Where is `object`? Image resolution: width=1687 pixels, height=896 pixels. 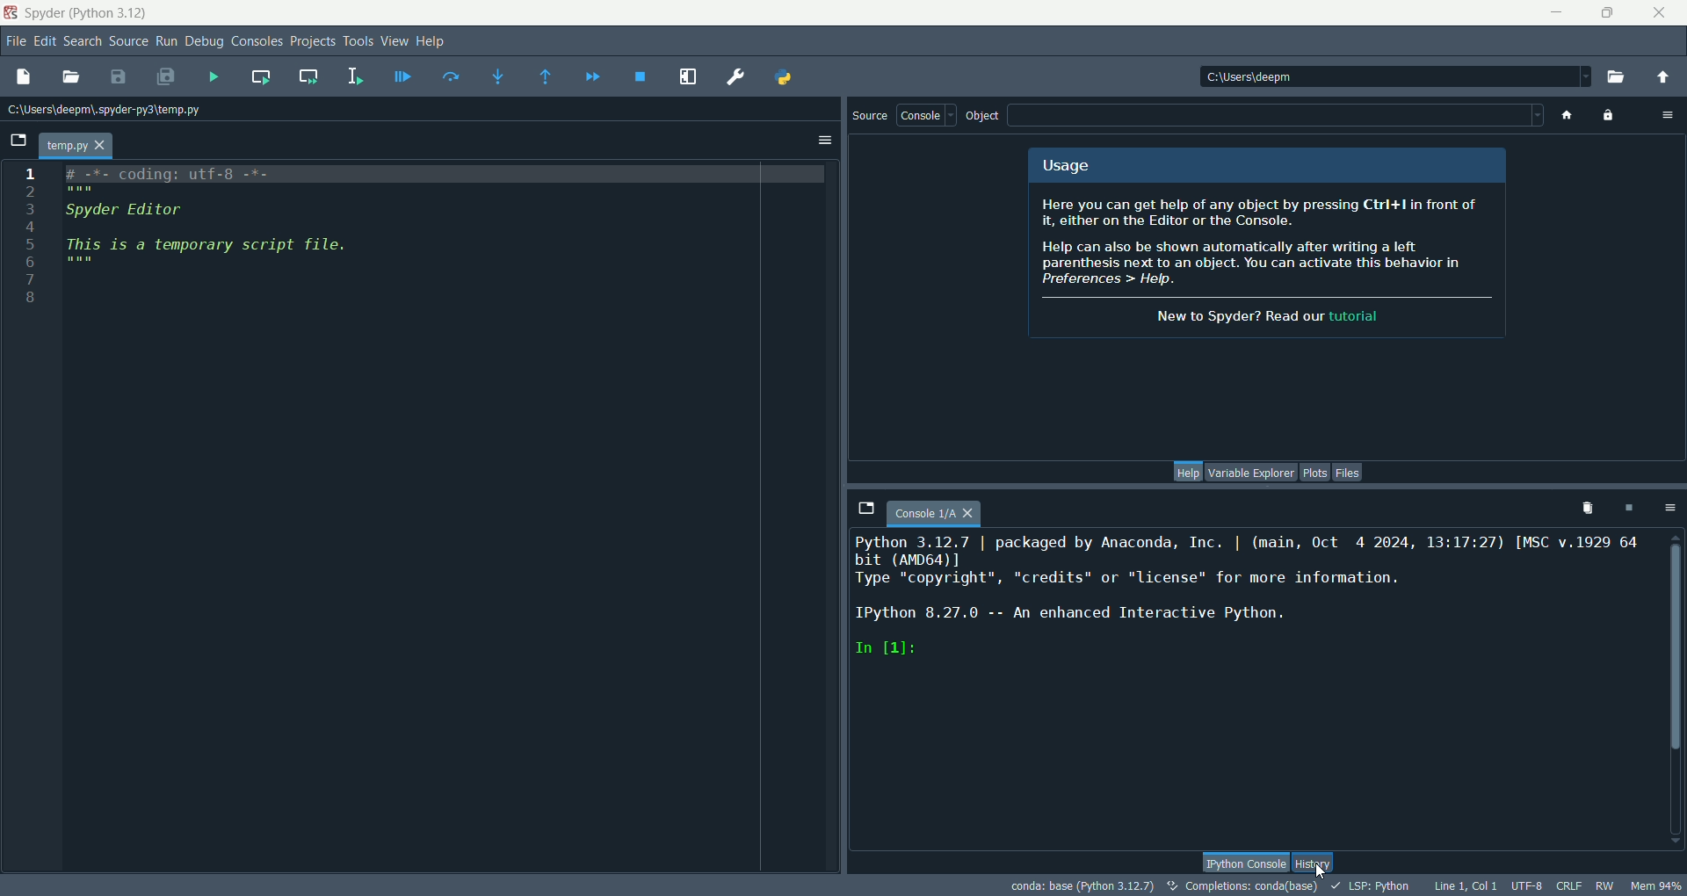 object is located at coordinates (983, 113).